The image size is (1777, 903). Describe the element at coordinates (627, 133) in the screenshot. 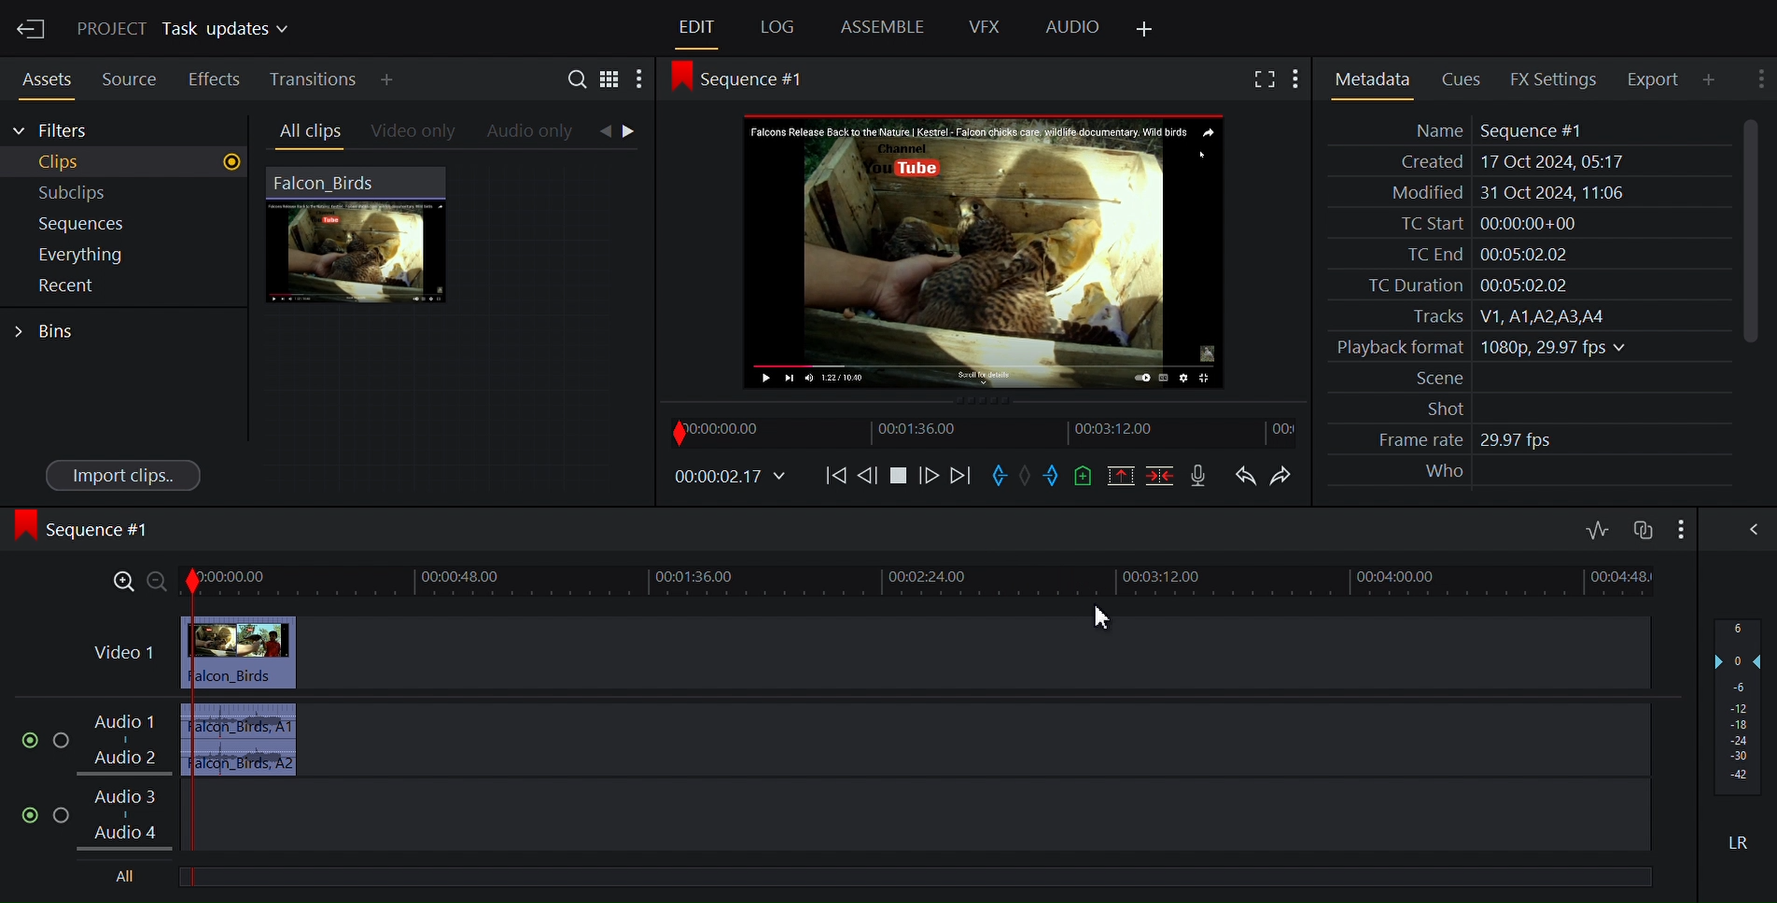

I see `Navigation` at that location.